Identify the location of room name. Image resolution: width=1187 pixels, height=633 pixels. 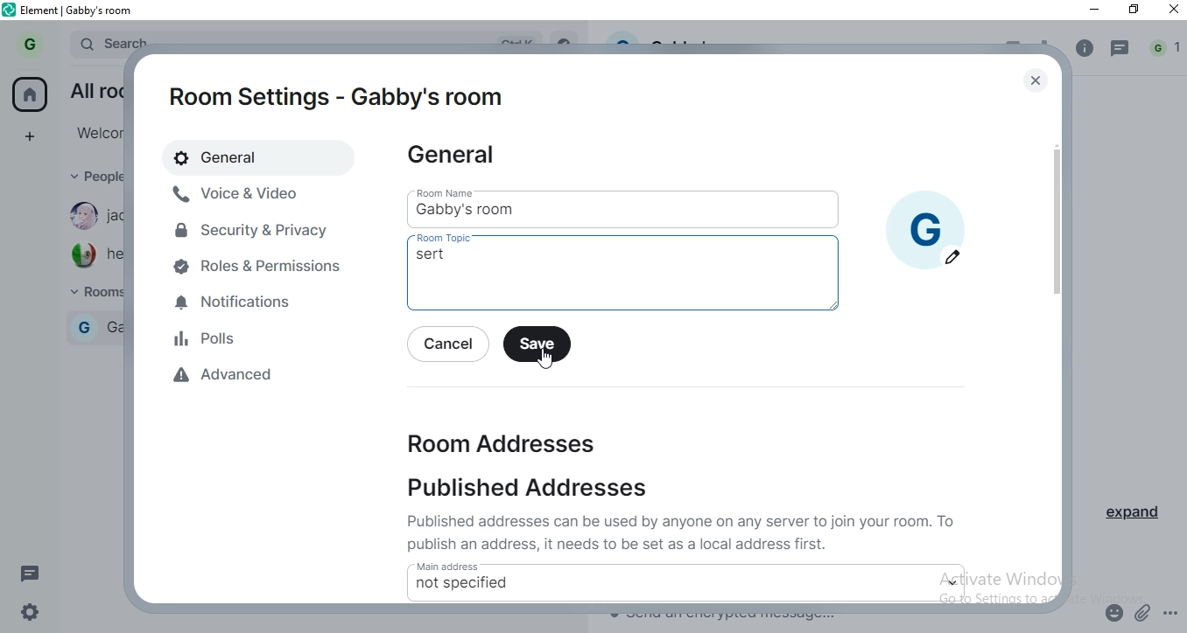
(455, 191).